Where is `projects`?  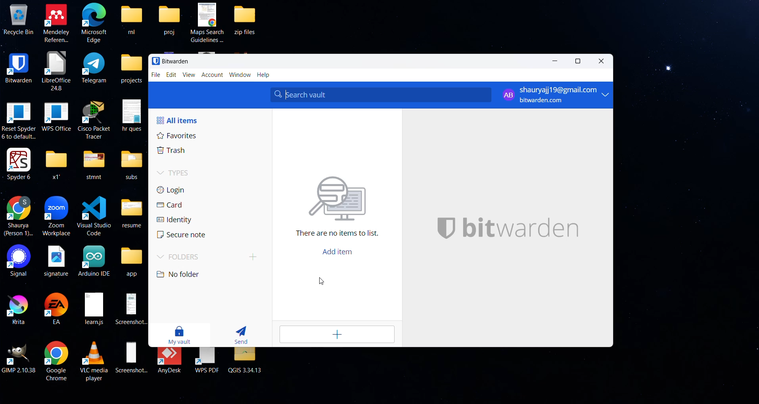
projects is located at coordinates (132, 69).